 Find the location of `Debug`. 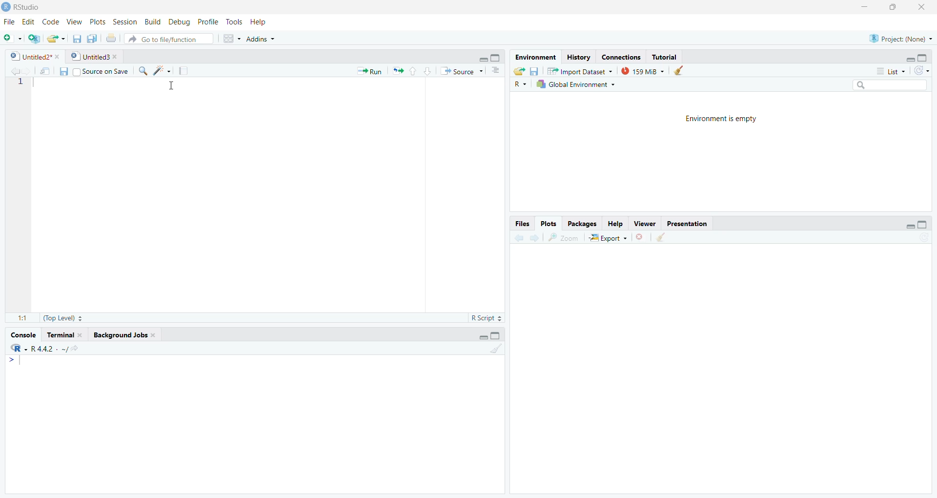

Debug is located at coordinates (178, 21).